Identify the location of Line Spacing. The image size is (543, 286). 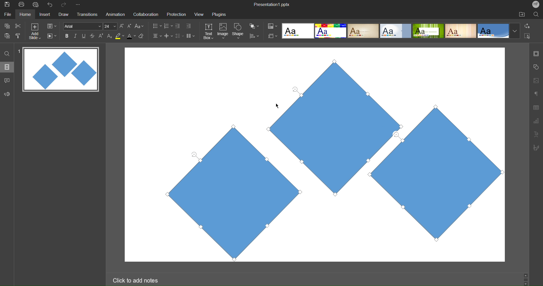
(179, 36).